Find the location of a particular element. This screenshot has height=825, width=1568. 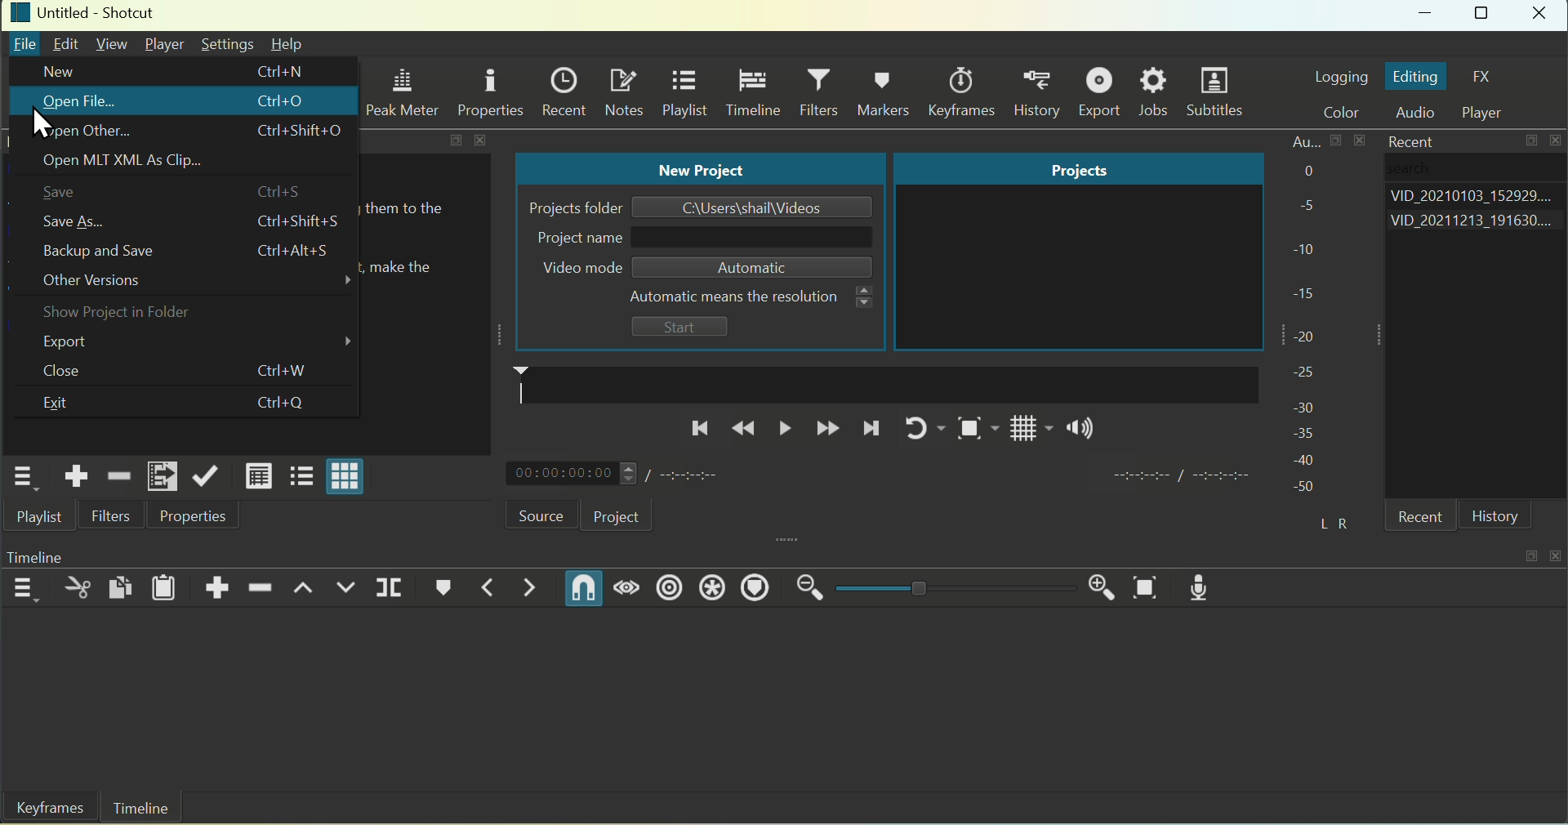

close is located at coordinates (1558, 141).